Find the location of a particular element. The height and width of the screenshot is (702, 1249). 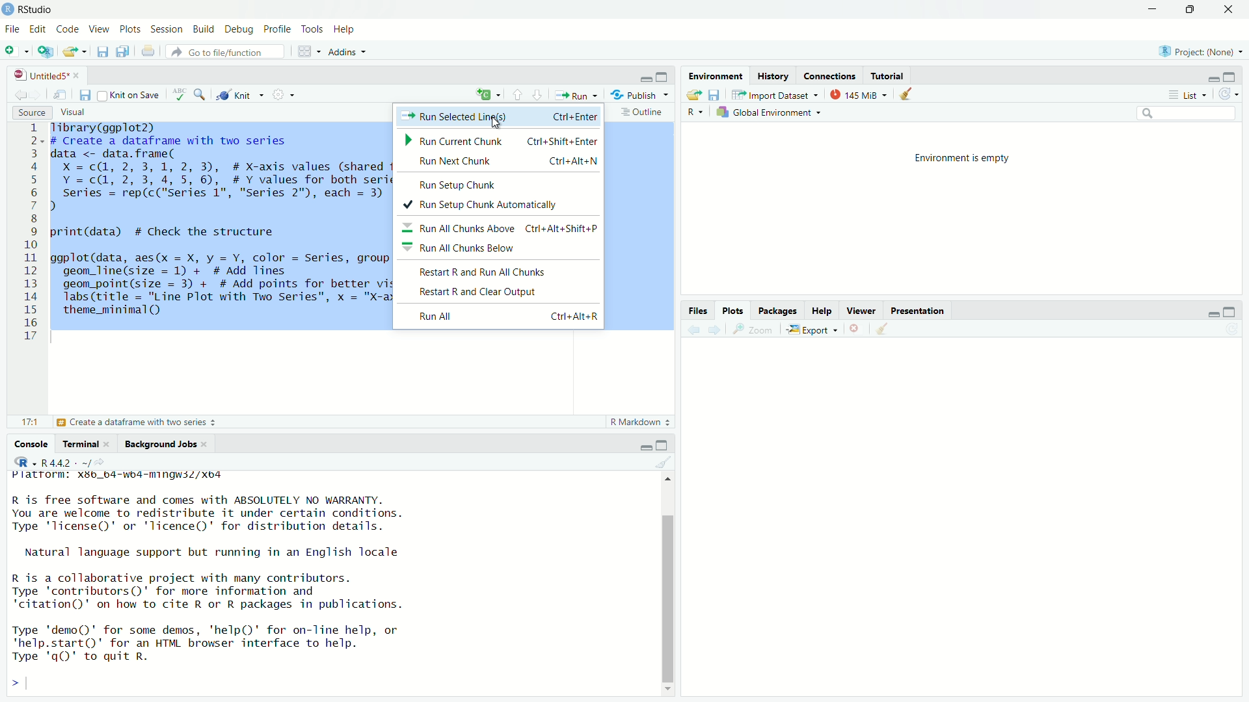

Maximize is located at coordinates (1232, 77).